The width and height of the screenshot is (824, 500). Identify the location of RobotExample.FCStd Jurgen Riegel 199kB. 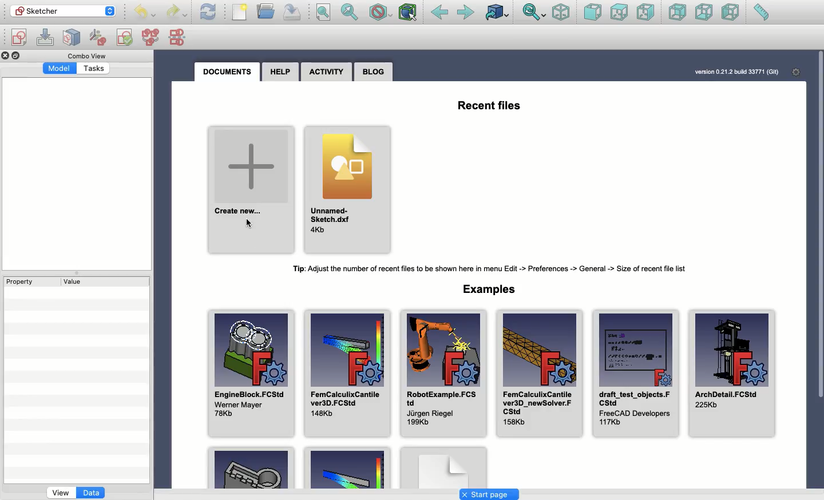
(443, 374).